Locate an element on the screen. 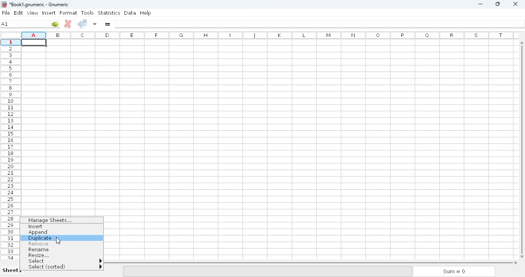 This screenshot has height=277, width=525. Cells is located at coordinates (267, 129).